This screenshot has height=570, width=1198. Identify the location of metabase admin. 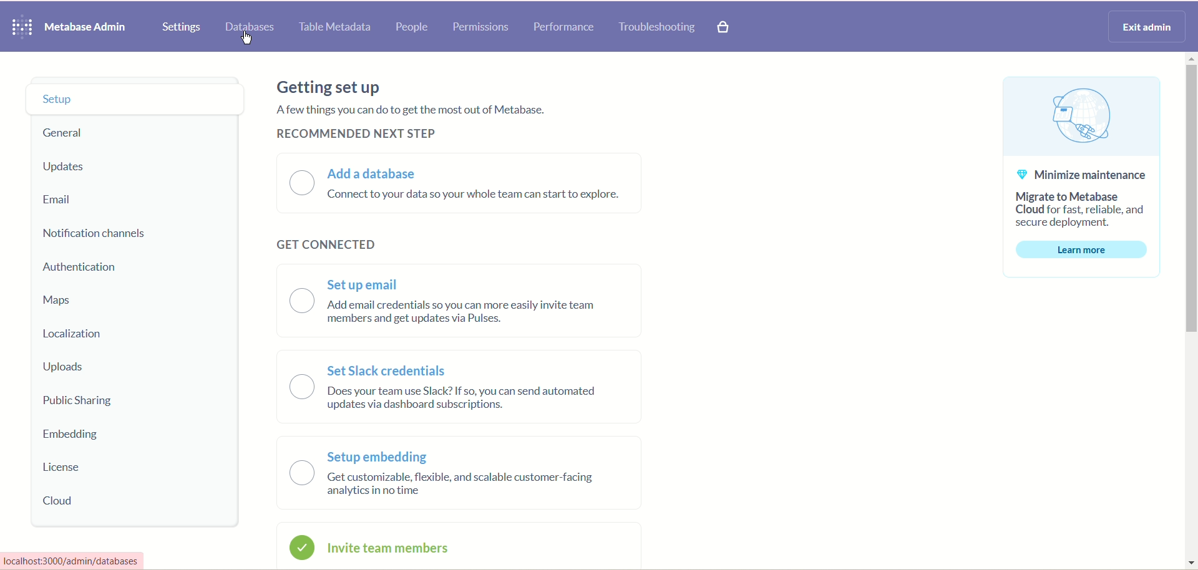
(87, 27).